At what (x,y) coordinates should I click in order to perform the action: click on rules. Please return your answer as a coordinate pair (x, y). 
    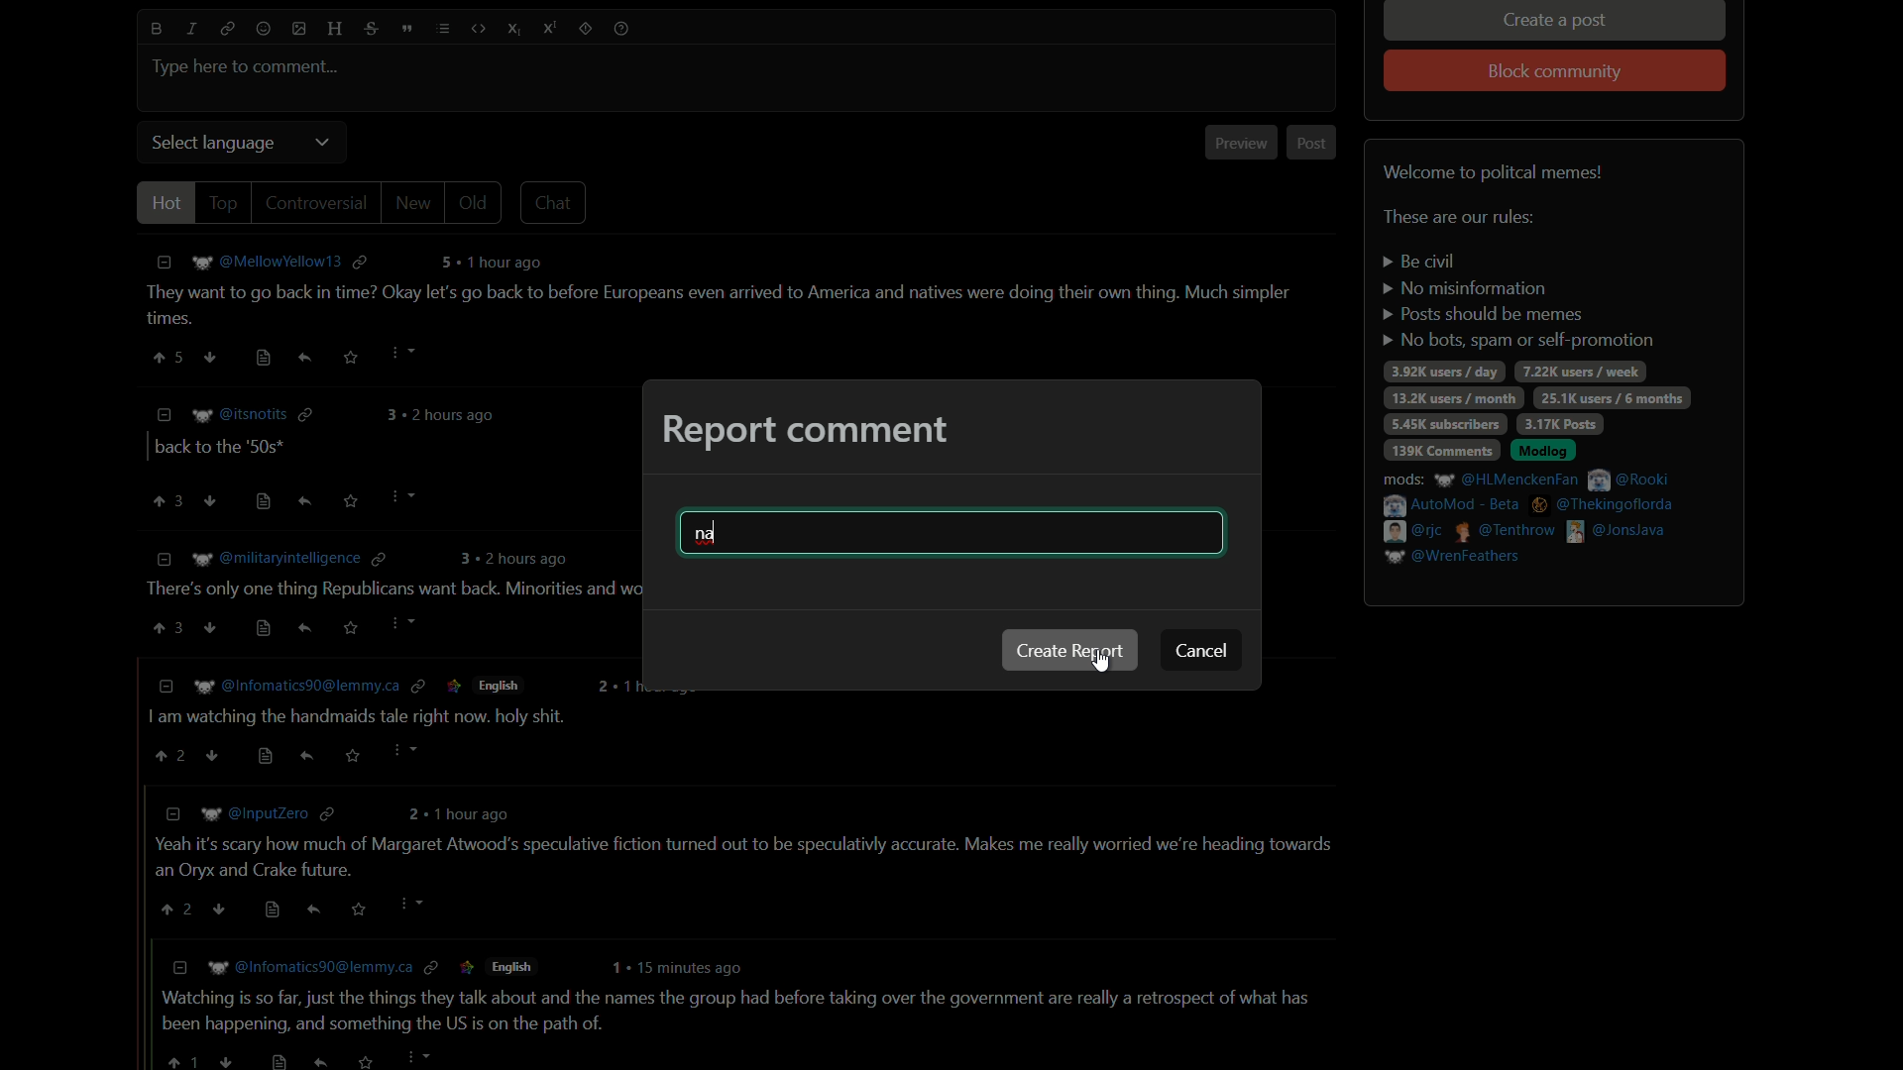
    Looking at the image, I should click on (1517, 303).